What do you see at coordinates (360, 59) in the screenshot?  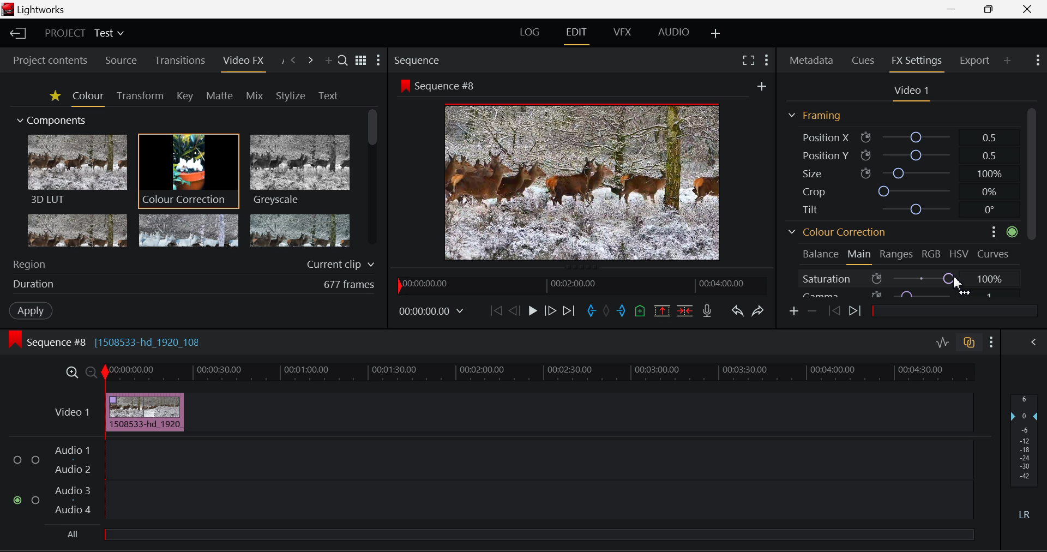 I see `Toggle between title and list view` at bounding box center [360, 59].